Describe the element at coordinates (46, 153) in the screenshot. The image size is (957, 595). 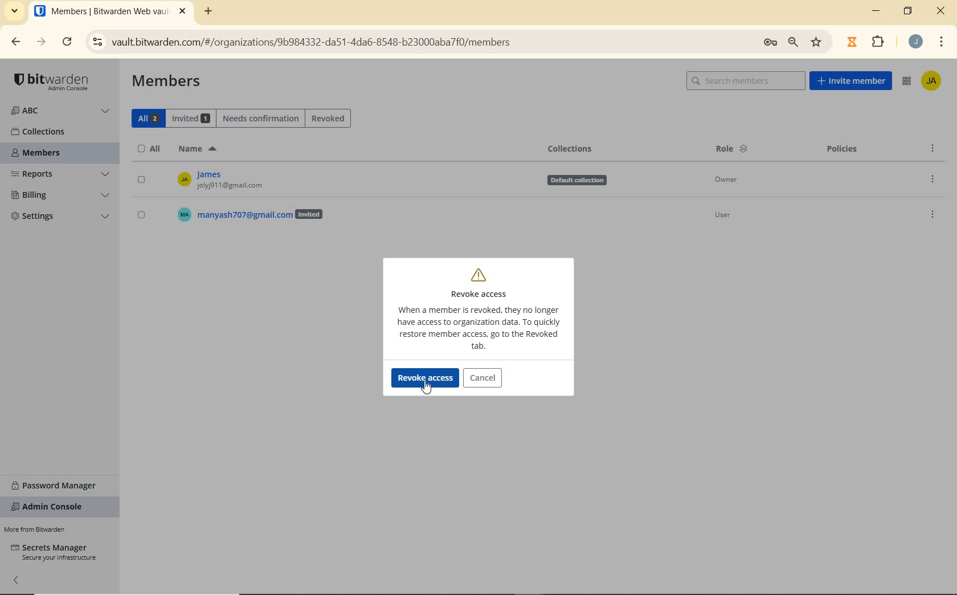
I see `MEMBERS` at that location.